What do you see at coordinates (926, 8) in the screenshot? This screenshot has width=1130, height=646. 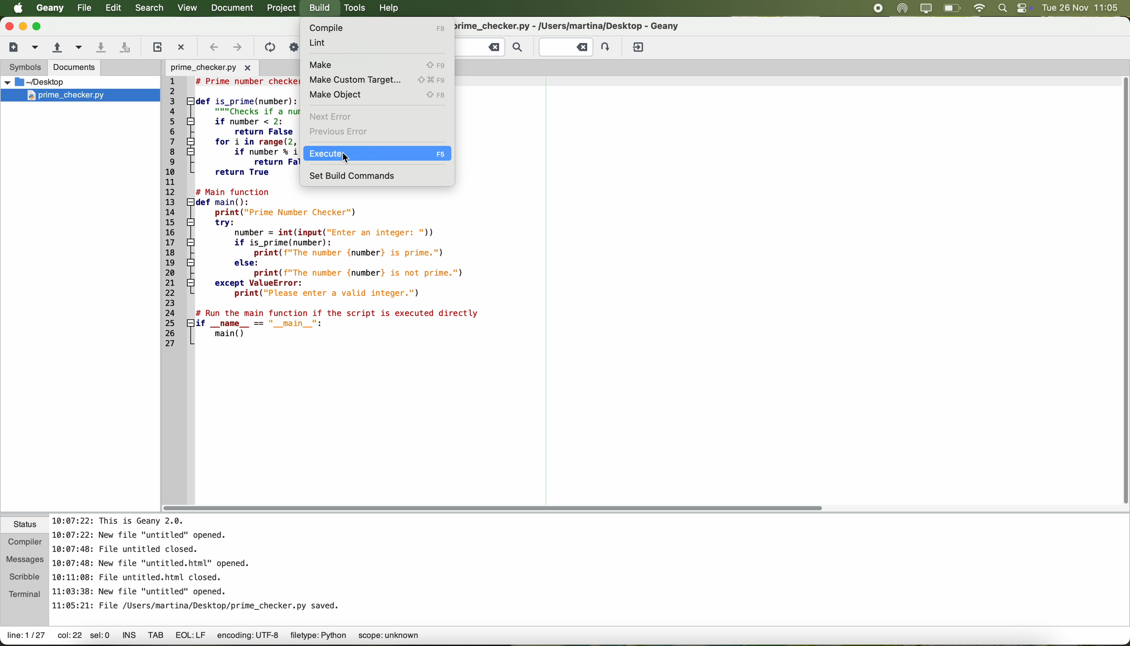 I see `screen` at bounding box center [926, 8].